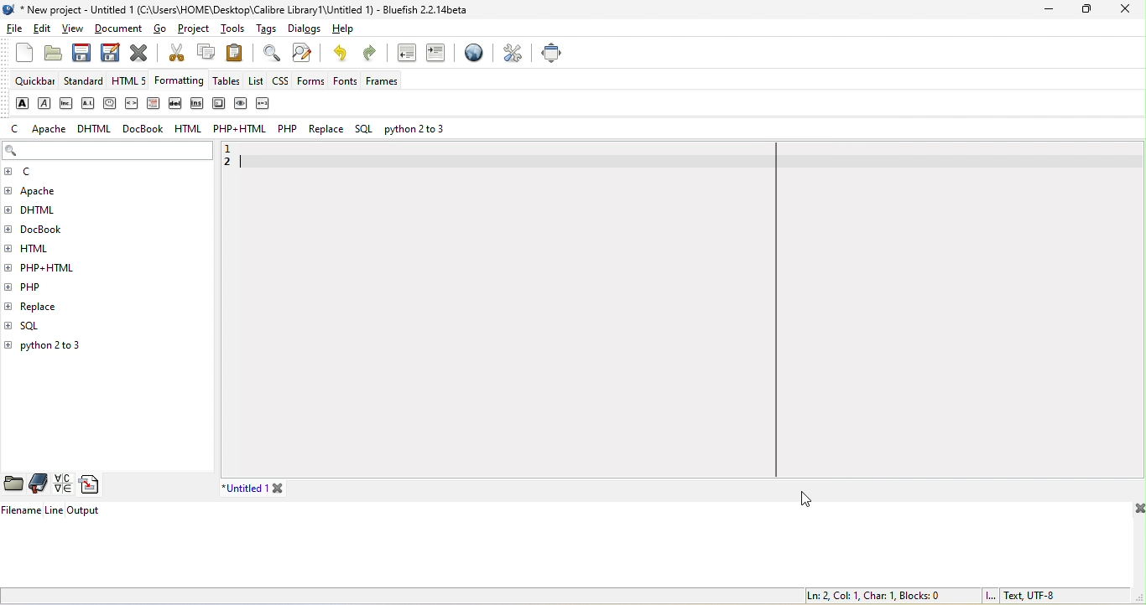 The width and height of the screenshot is (1146, 605). I want to click on php, so click(41, 286).